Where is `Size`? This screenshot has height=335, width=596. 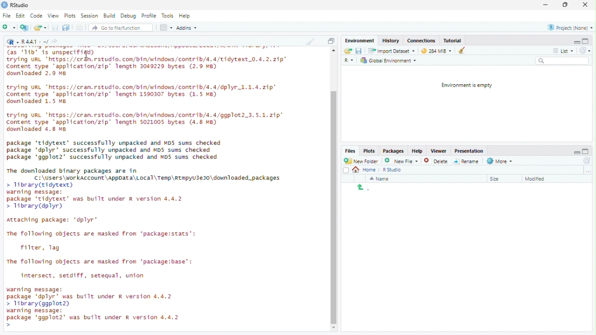
Size is located at coordinates (496, 179).